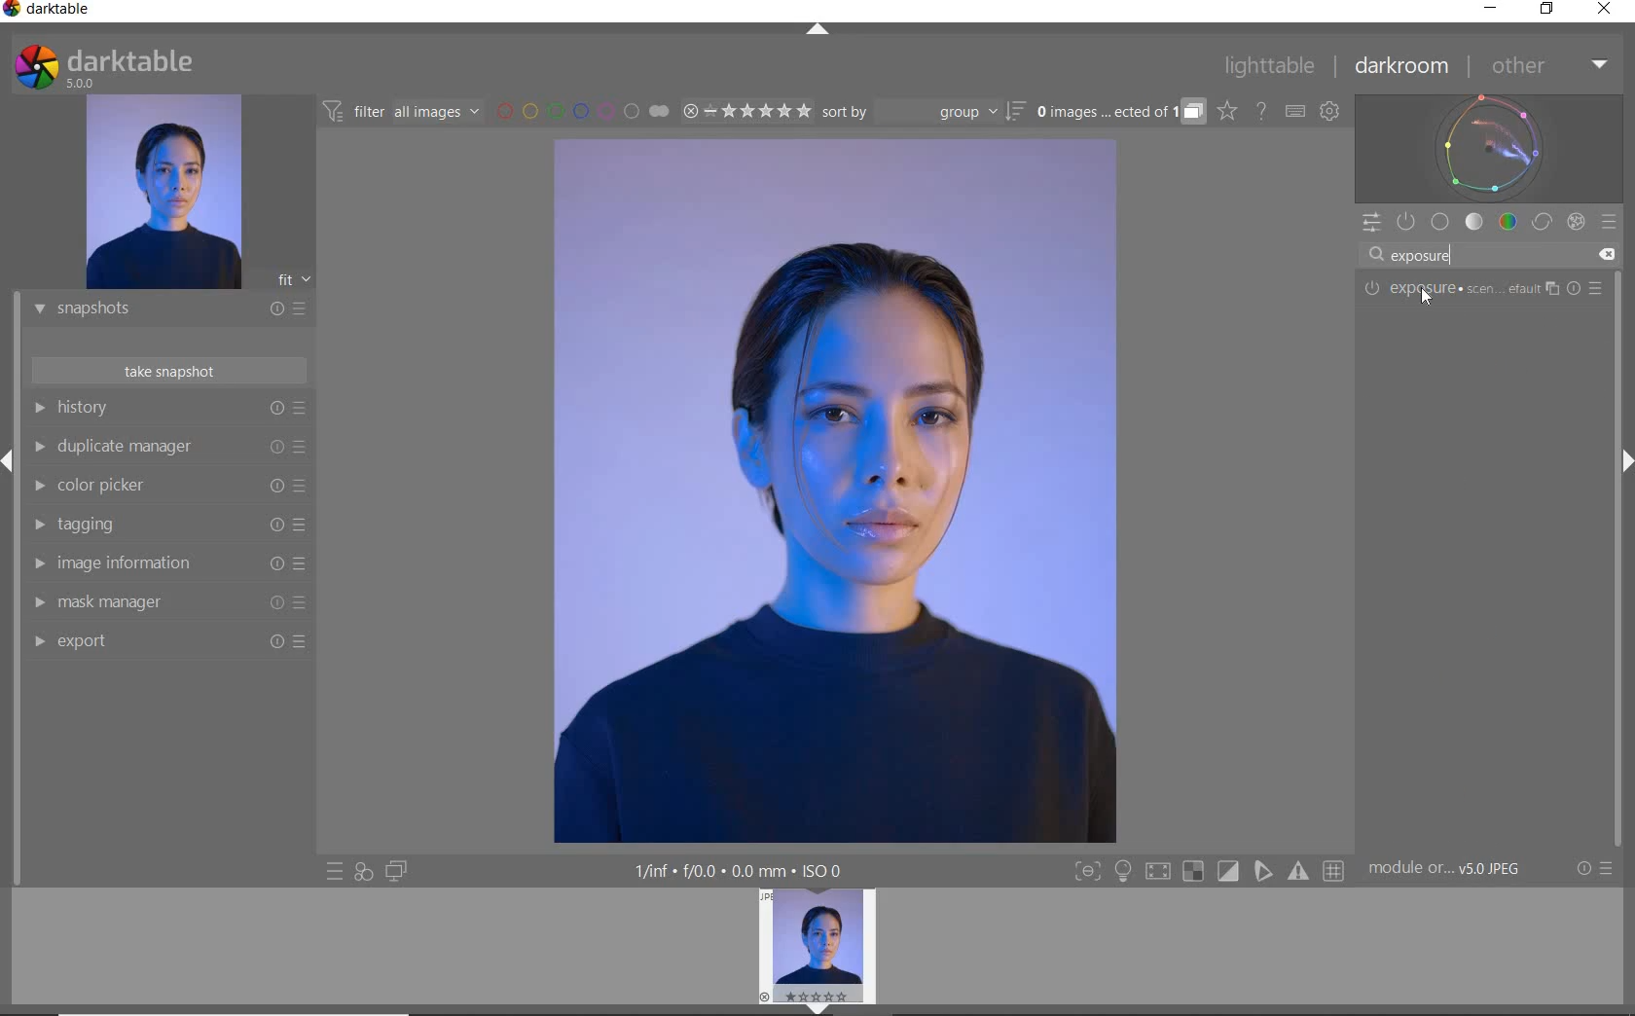 Image resolution: width=1635 pixels, height=1016 pixels. Describe the element at coordinates (1486, 289) in the screenshot. I see `EXPOSURE` at that location.